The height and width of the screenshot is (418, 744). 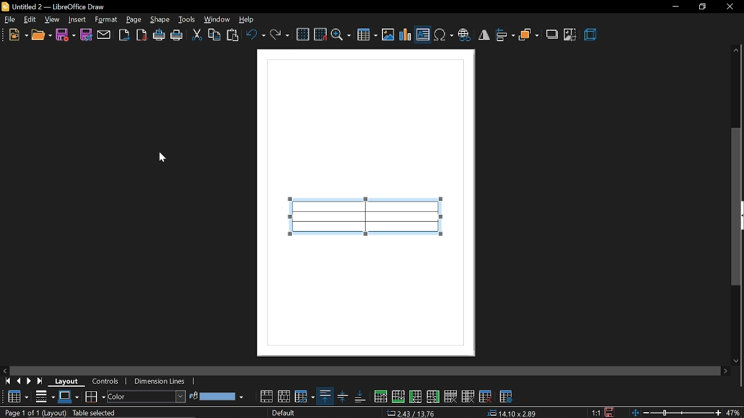 I want to click on insert table, so click(x=367, y=34).